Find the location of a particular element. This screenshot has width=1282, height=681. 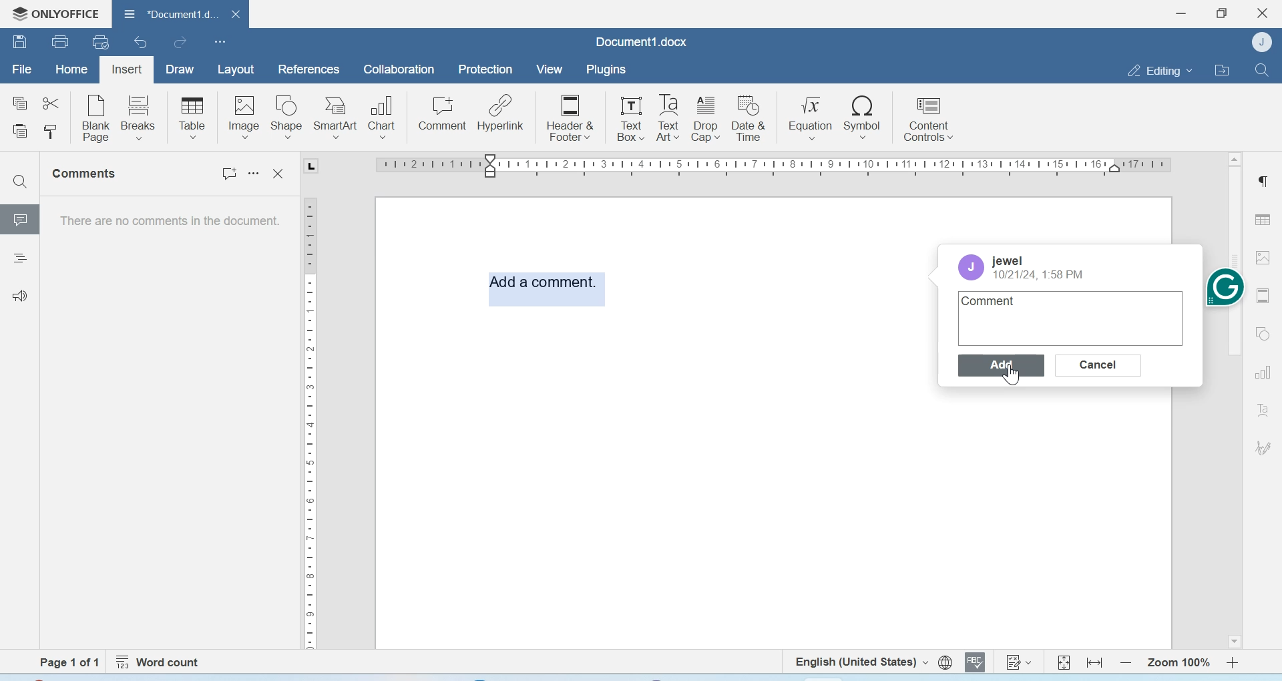

 is located at coordinates (1262, 42).